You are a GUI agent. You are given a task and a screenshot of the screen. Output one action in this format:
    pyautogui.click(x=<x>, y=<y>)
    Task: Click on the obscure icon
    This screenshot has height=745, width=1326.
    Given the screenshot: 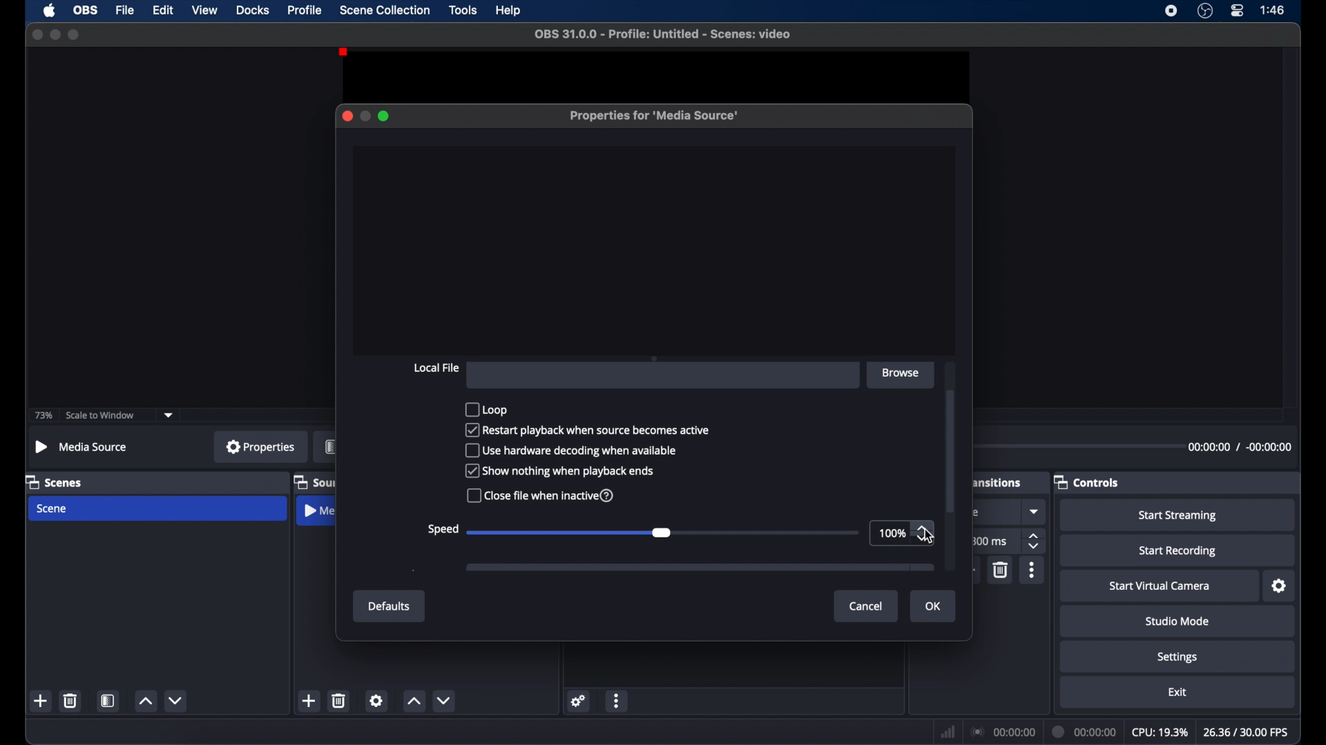 What is the action you would take?
    pyautogui.click(x=700, y=568)
    